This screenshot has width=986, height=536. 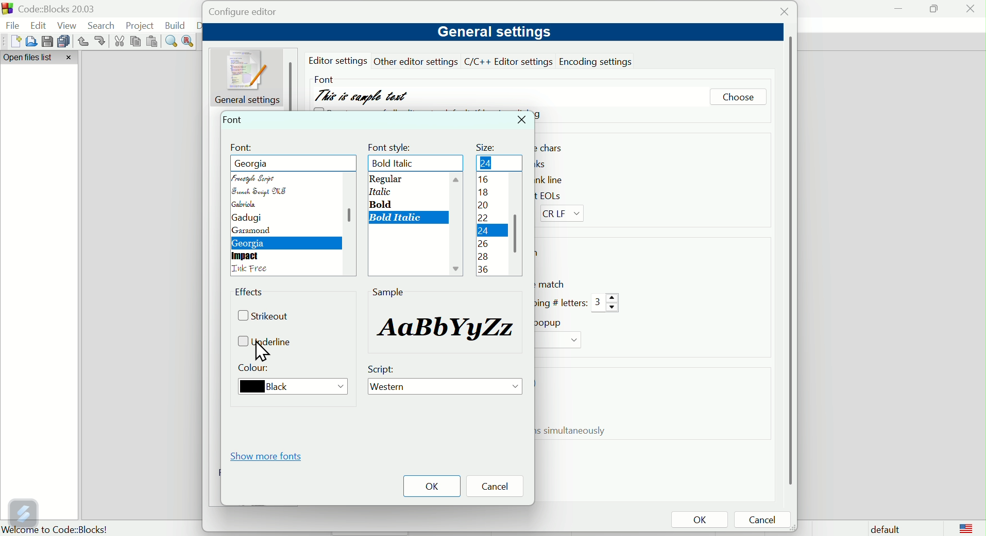 I want to click on Show More fonts, so click(x=269, y=456).